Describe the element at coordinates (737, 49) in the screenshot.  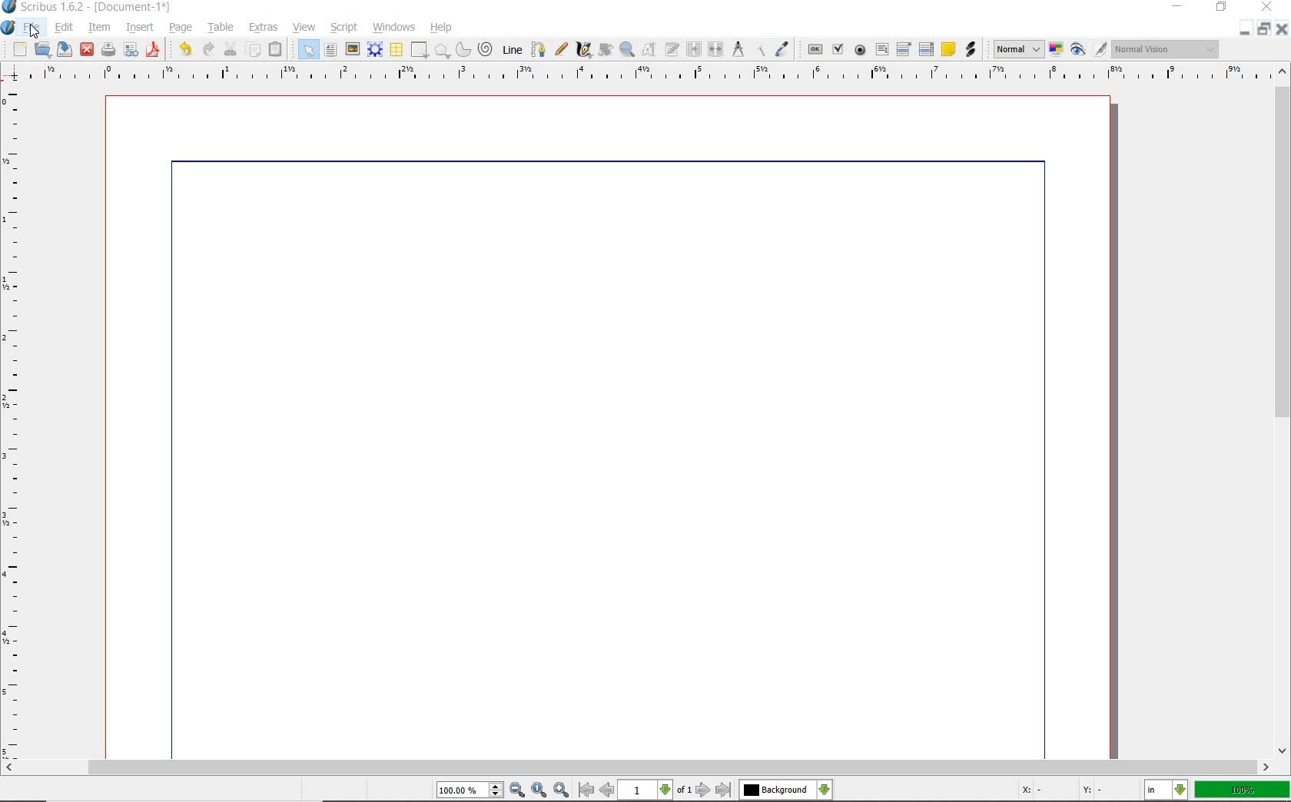
I see `measurements` at that location.